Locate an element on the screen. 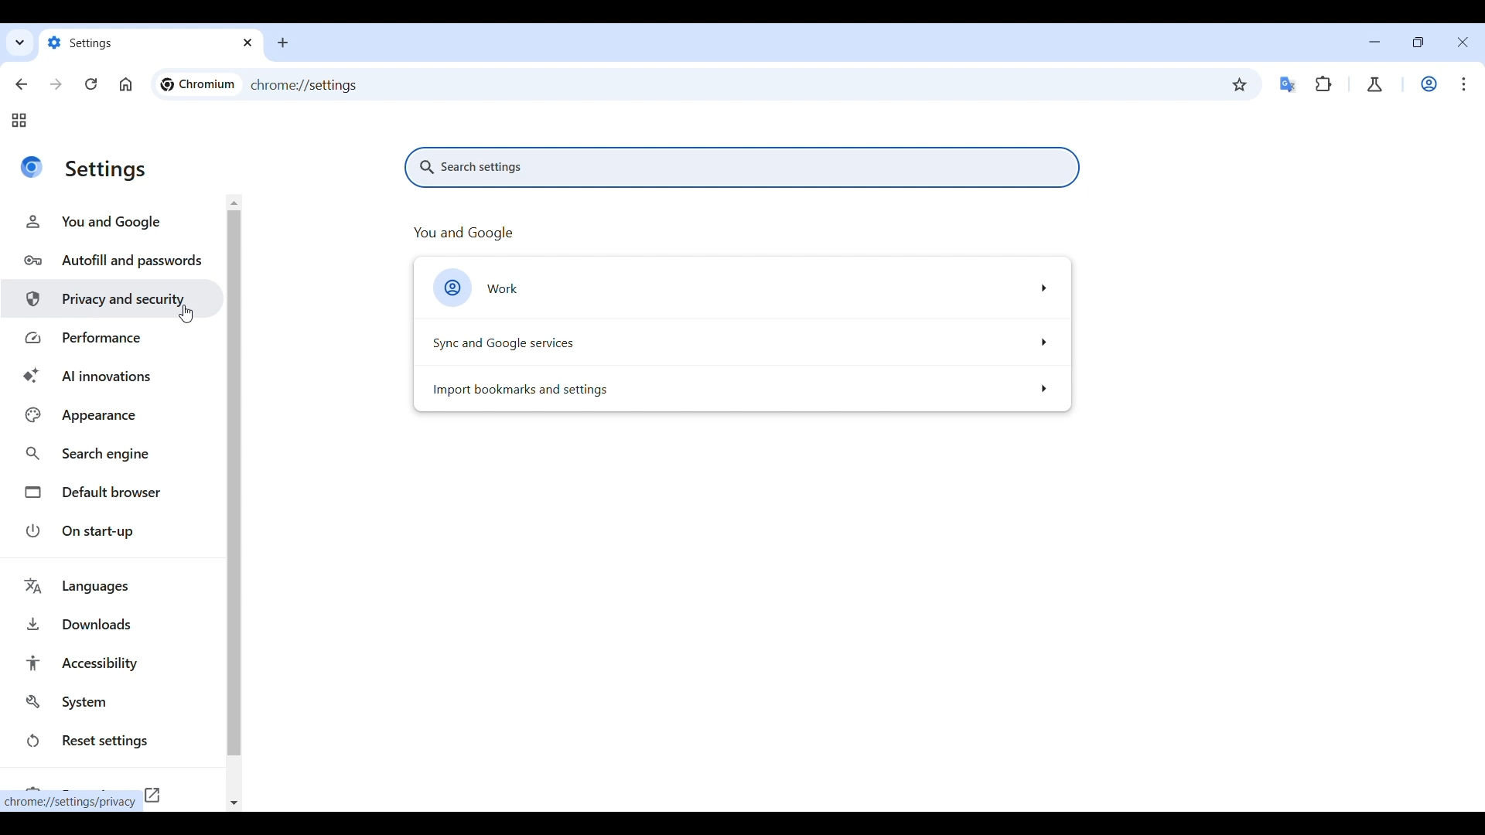  Tab name changed is located at coordinates (150, 44).